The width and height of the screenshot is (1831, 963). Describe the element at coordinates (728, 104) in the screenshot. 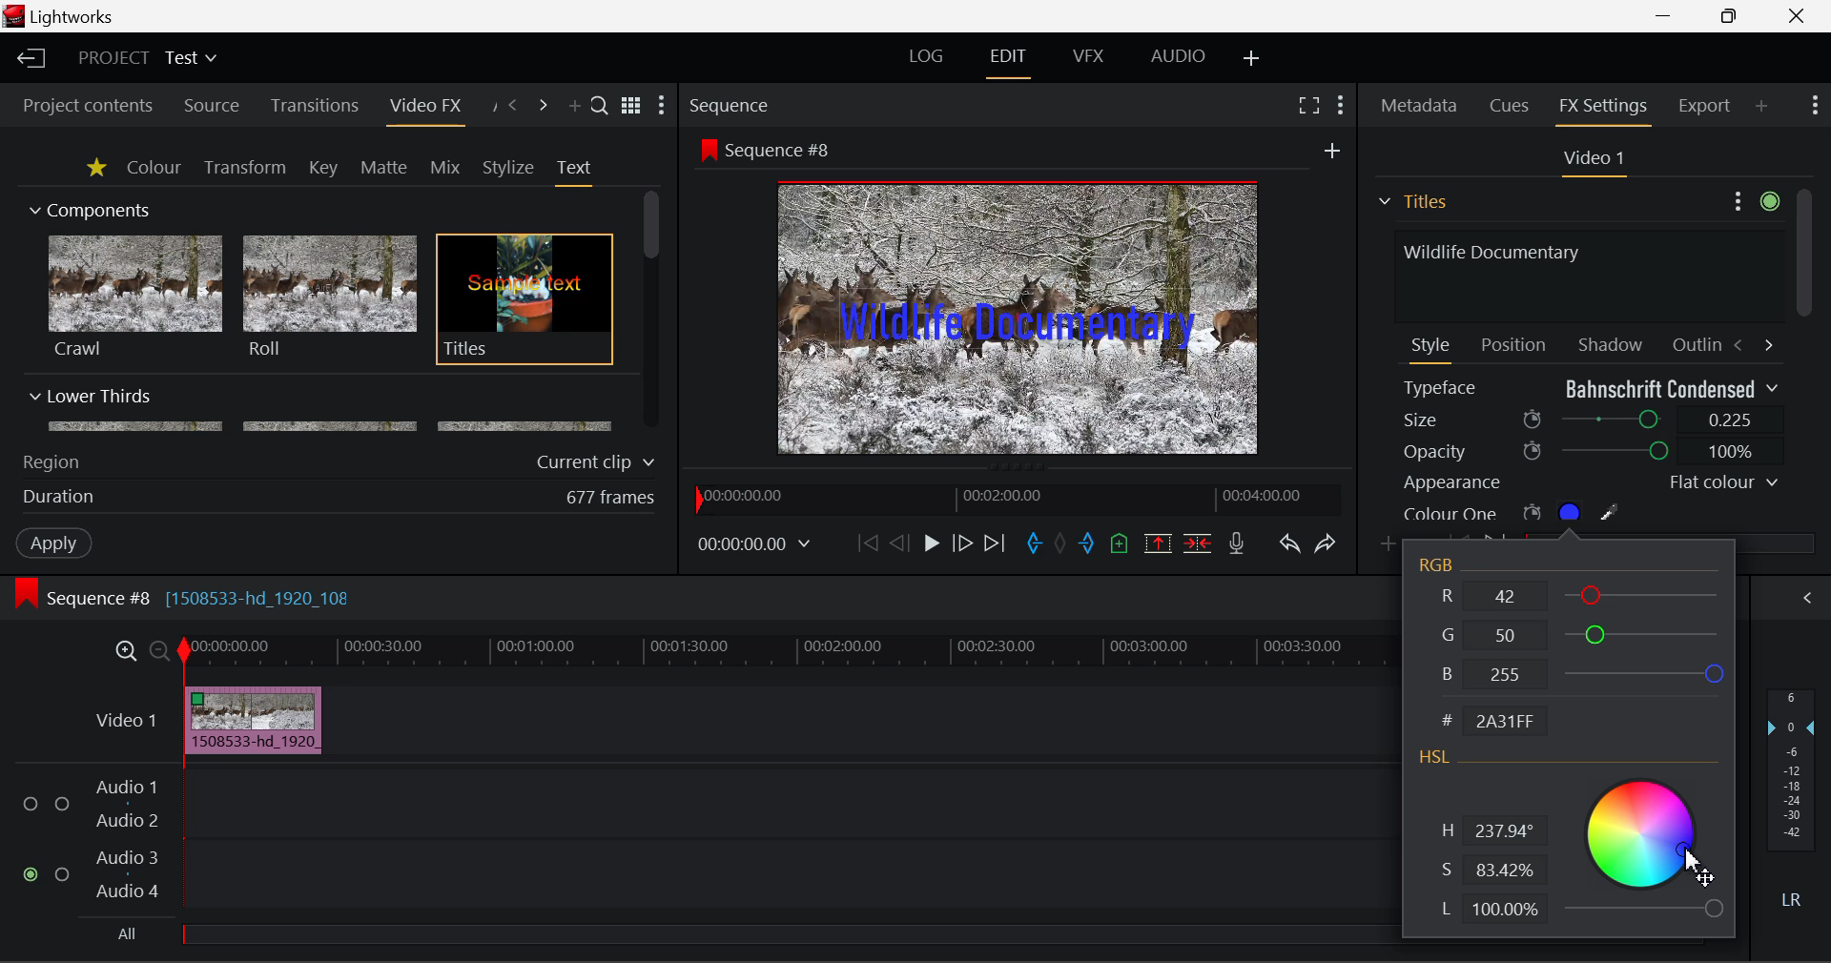

I see `Sequence` at that location.